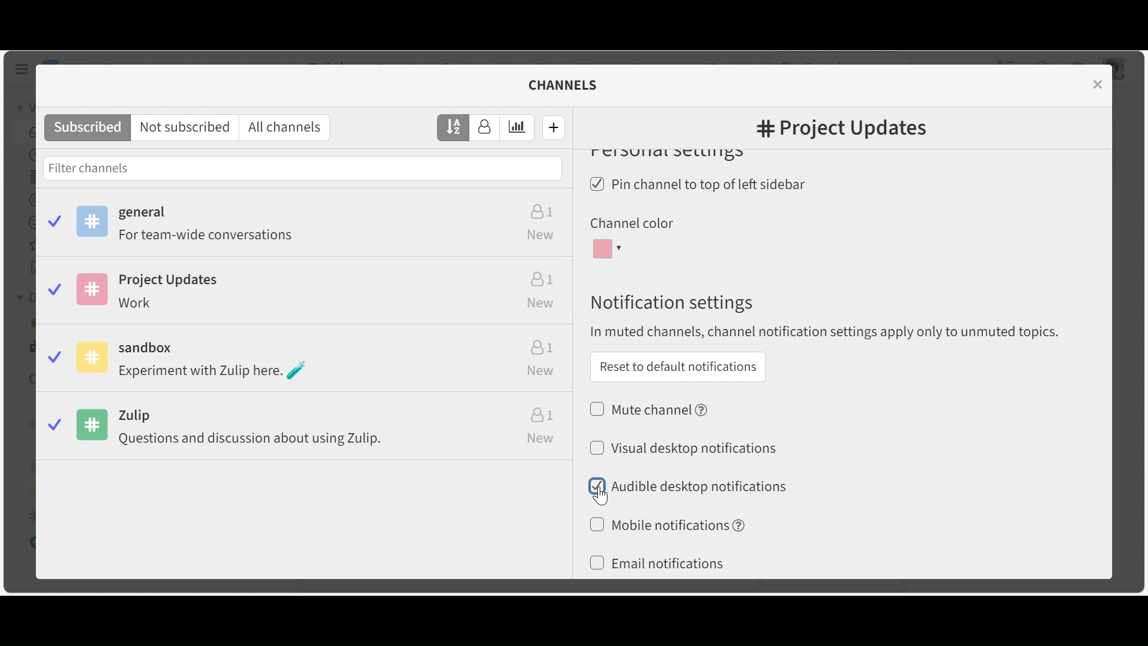 The width and height of the screenshot is (1148, 646). Describe the element at coordinates (288, 128) in the screenshot. I see `All channels` at that location.